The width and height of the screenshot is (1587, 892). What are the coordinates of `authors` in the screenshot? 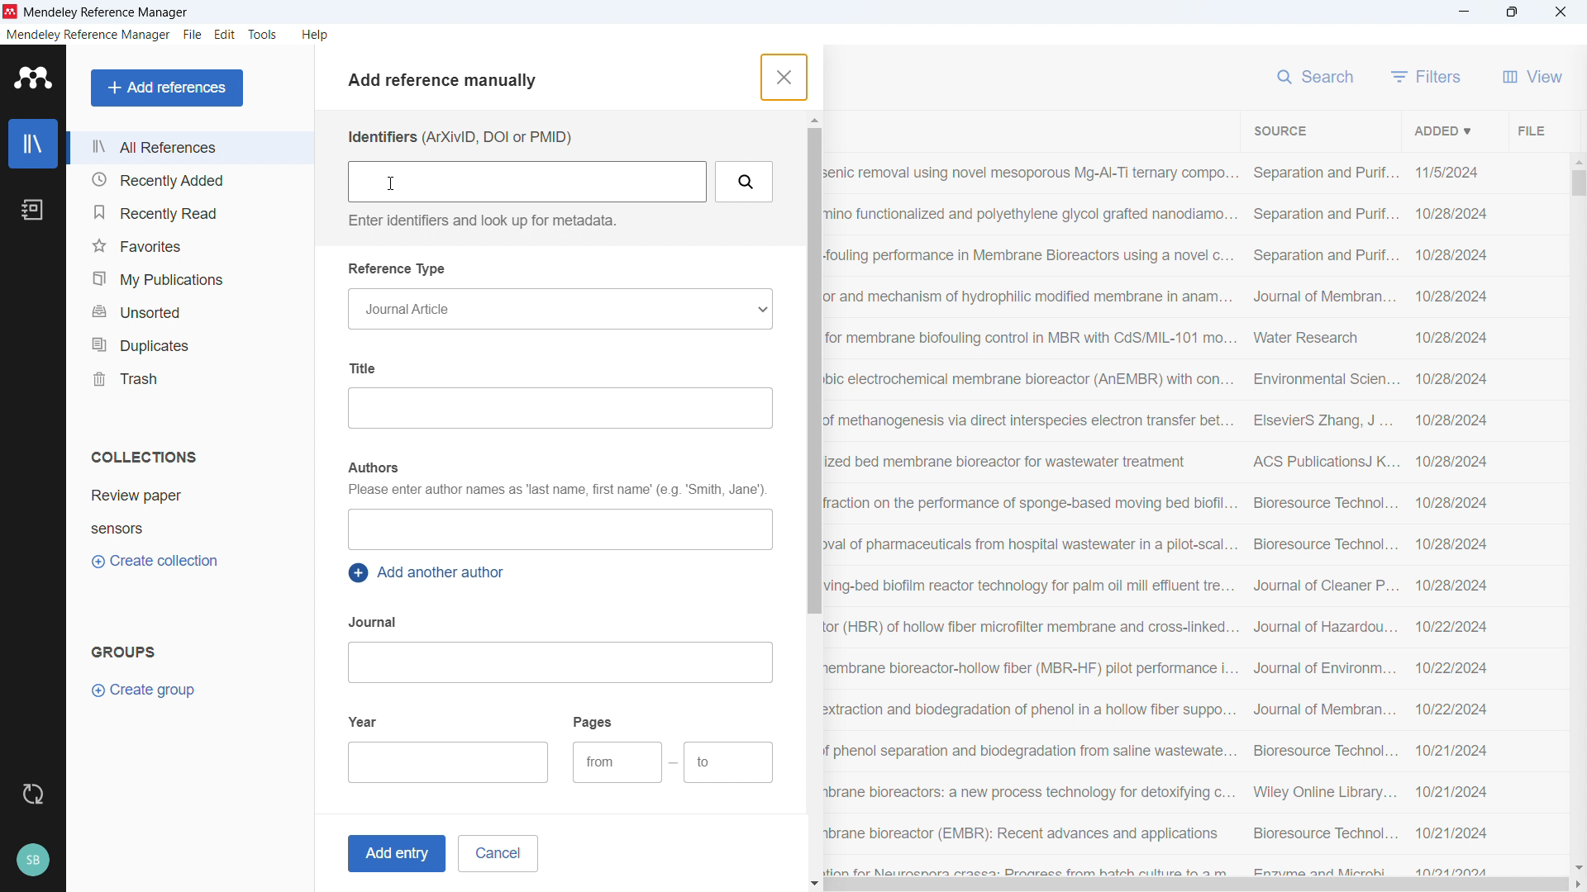 It's located at (372, 467).